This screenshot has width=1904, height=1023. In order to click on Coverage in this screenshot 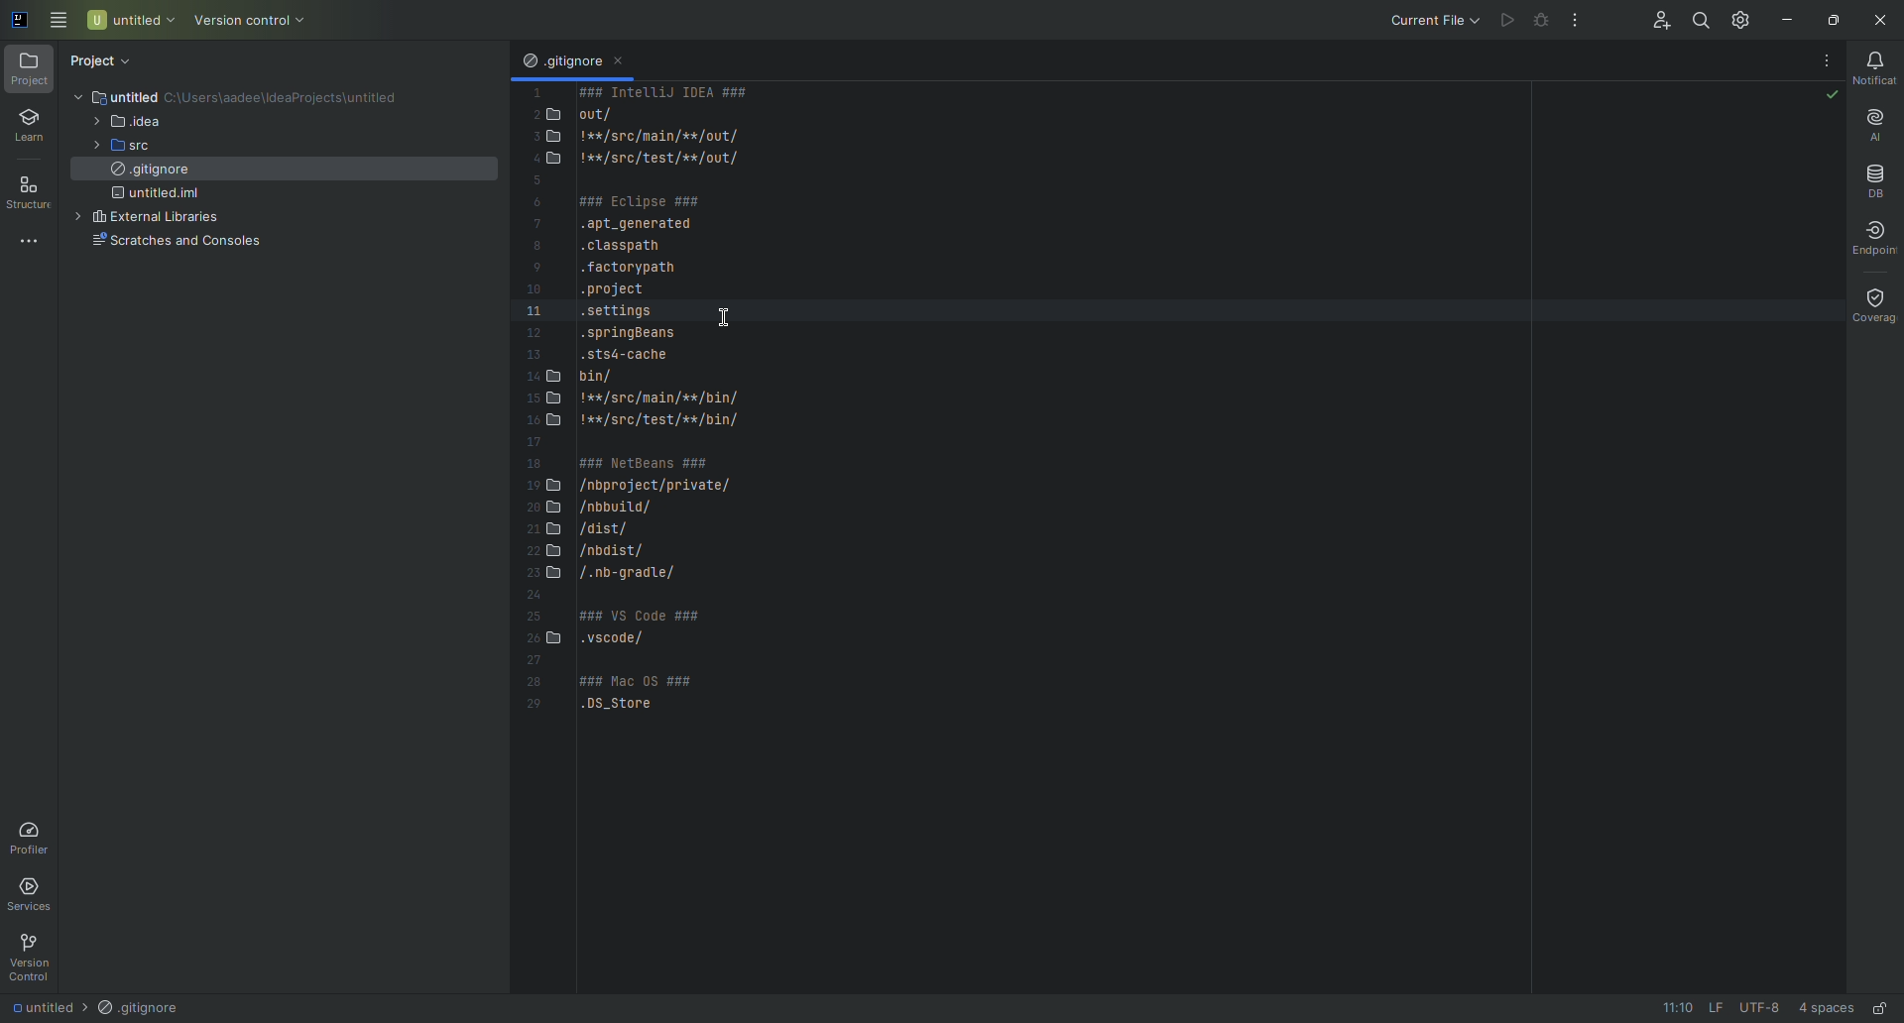, I will do `click(1867, 303)`.